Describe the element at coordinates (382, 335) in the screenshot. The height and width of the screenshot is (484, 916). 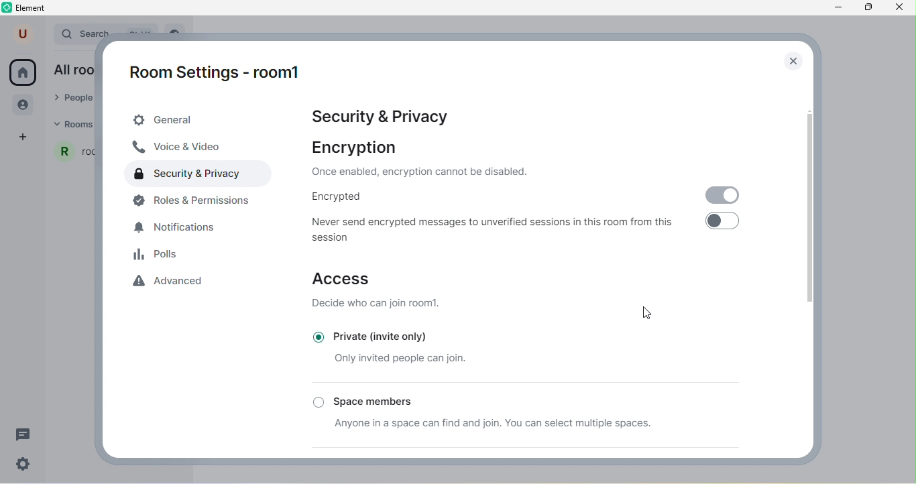
I see `private` at that location.